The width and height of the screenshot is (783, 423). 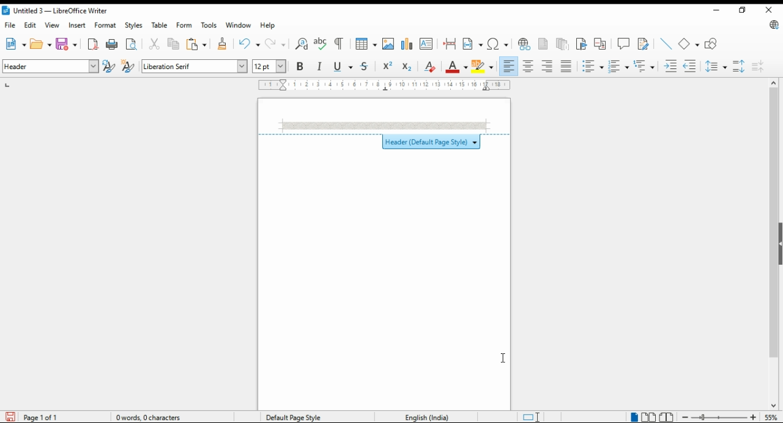 I want to click on scroll bar, so click(x=773, y=244).